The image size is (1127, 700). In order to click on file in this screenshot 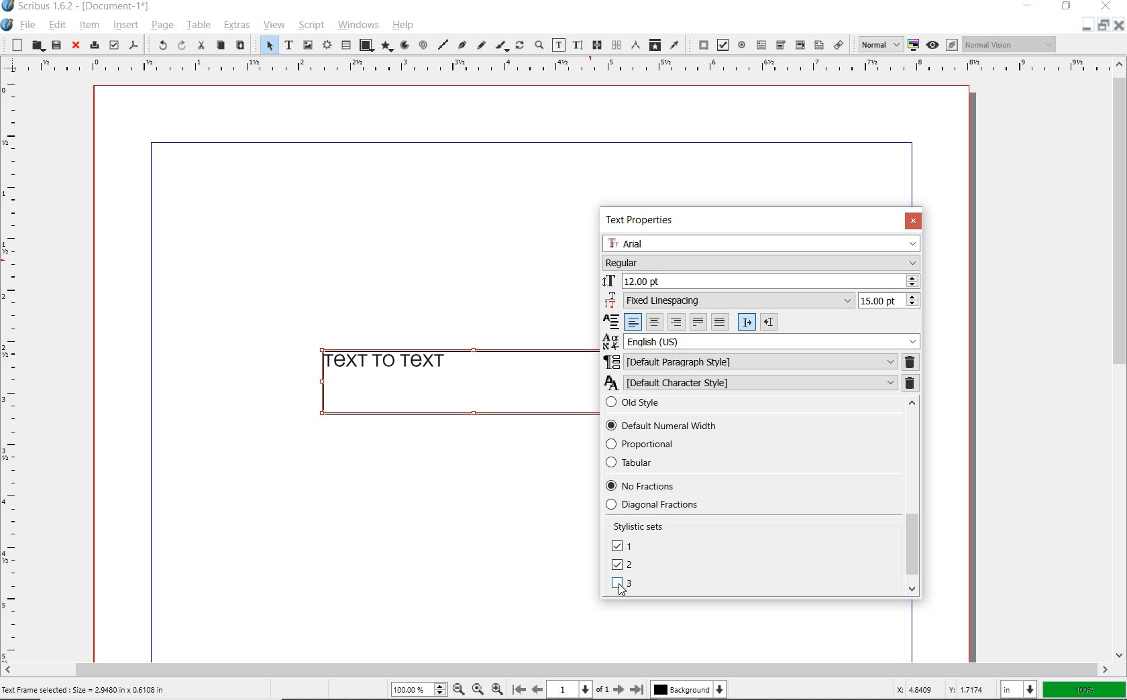, I will do `click(28, 26)`.